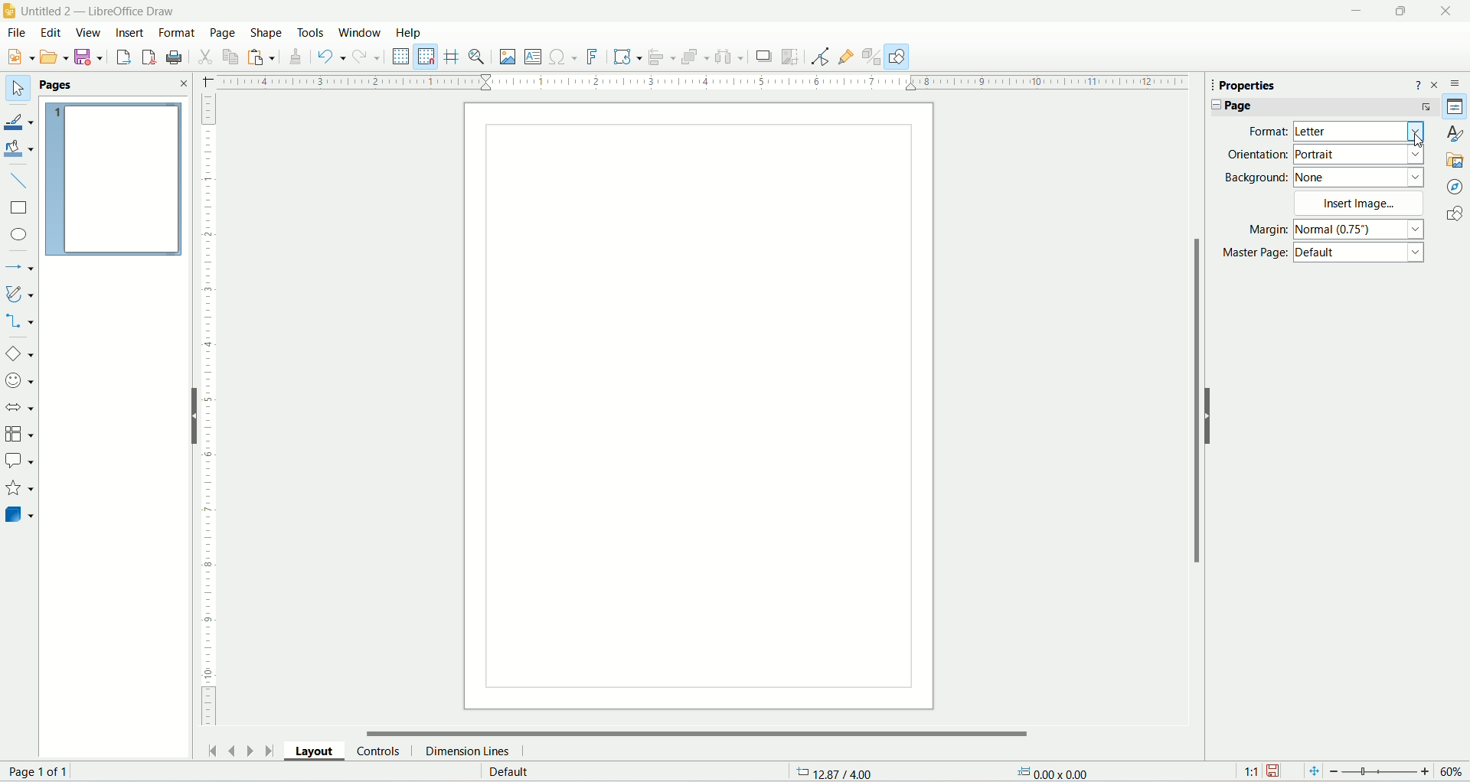  I want to click on master page, so click(1321, 253).